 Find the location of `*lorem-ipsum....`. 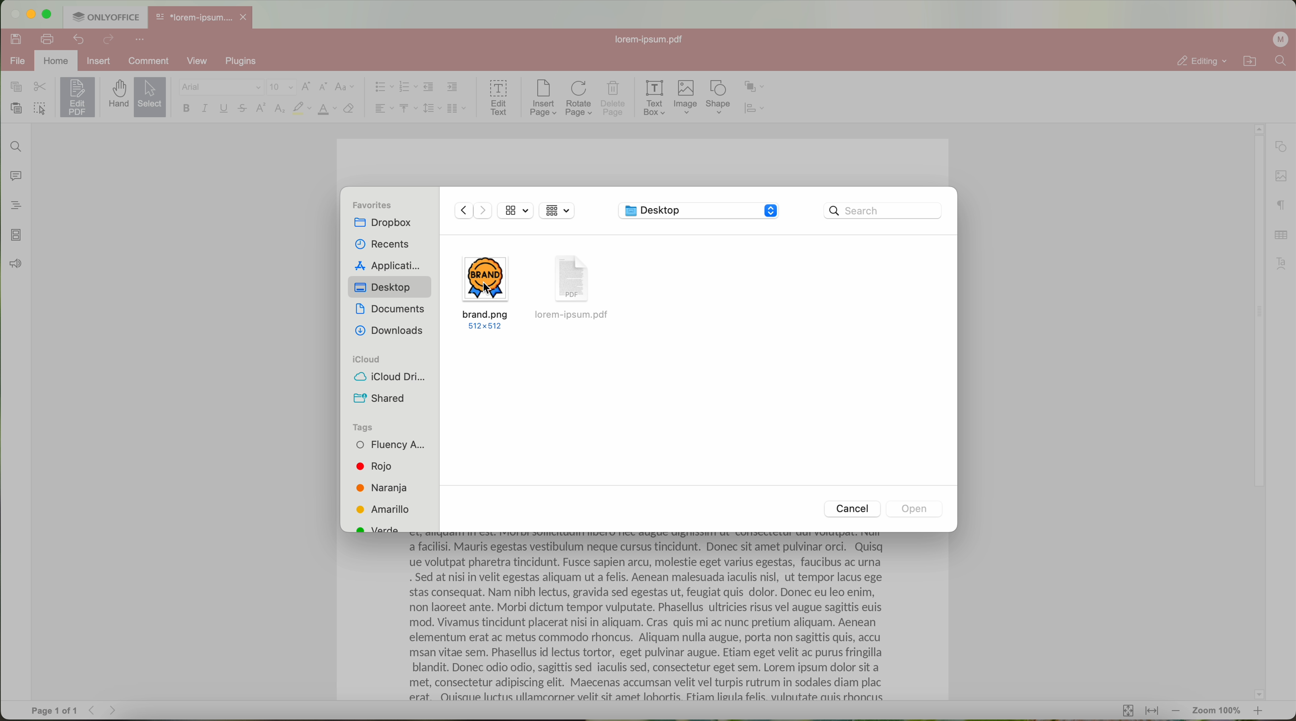

*lorem-ipsum.... is located at coordinates (193, 15).